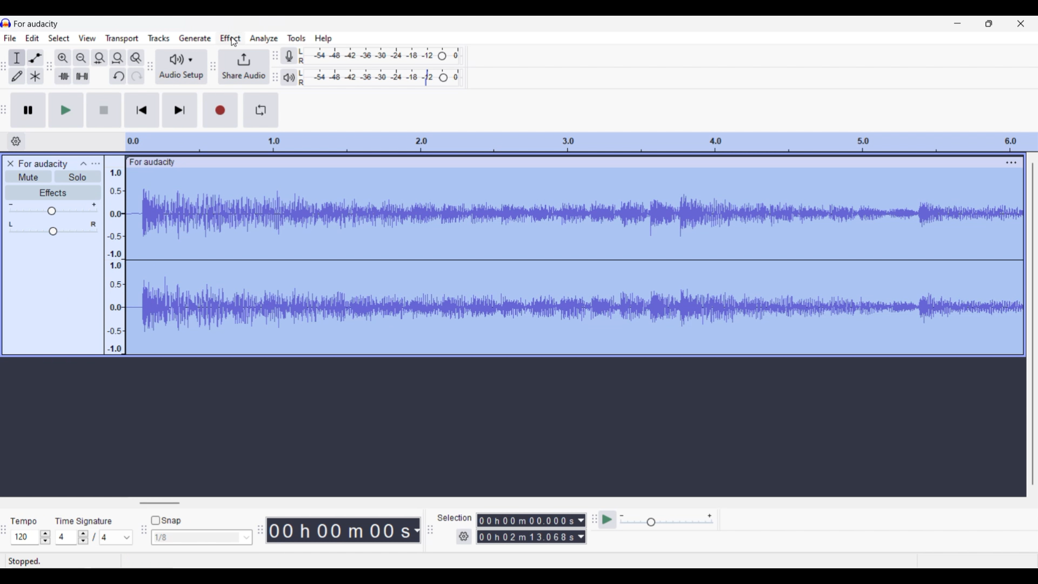  I want to click on Solo, so click(79, 176).